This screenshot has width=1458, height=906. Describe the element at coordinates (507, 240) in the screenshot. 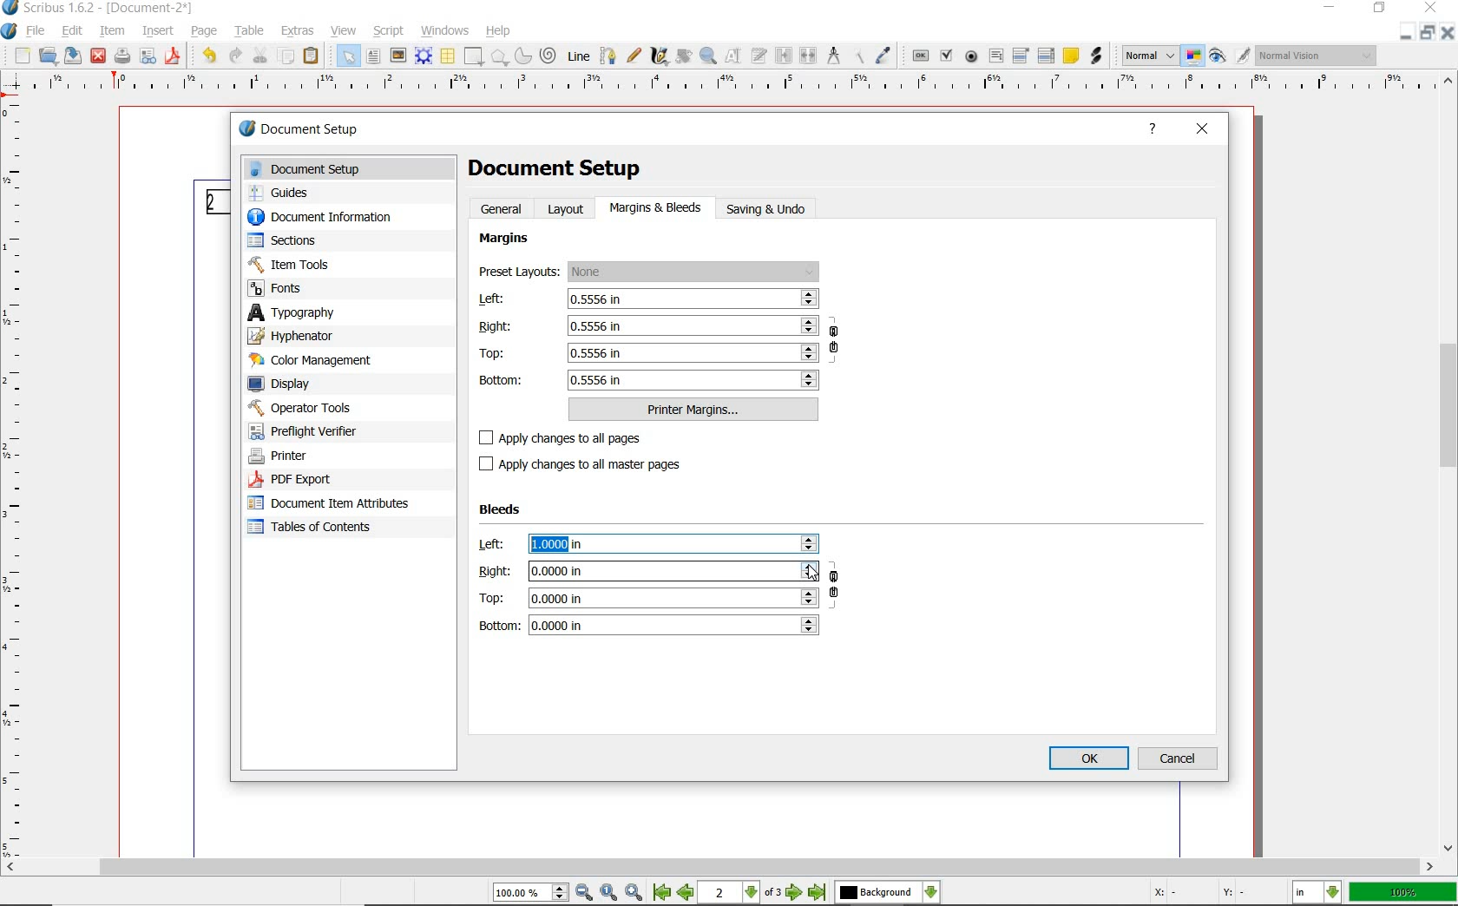

I see `margins` at that location.